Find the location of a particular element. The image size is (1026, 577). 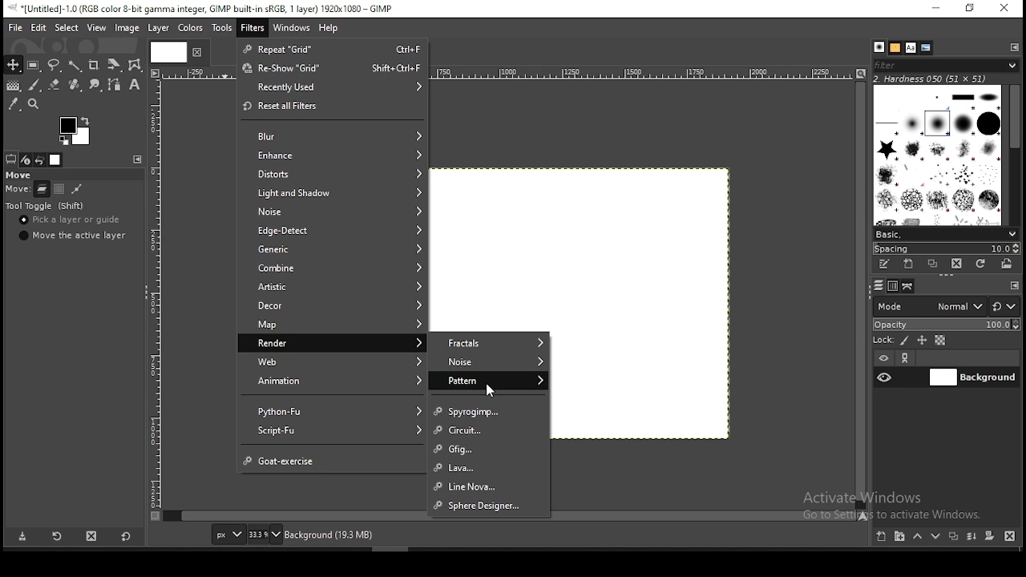

spacing is located at coordinates (948, 250).